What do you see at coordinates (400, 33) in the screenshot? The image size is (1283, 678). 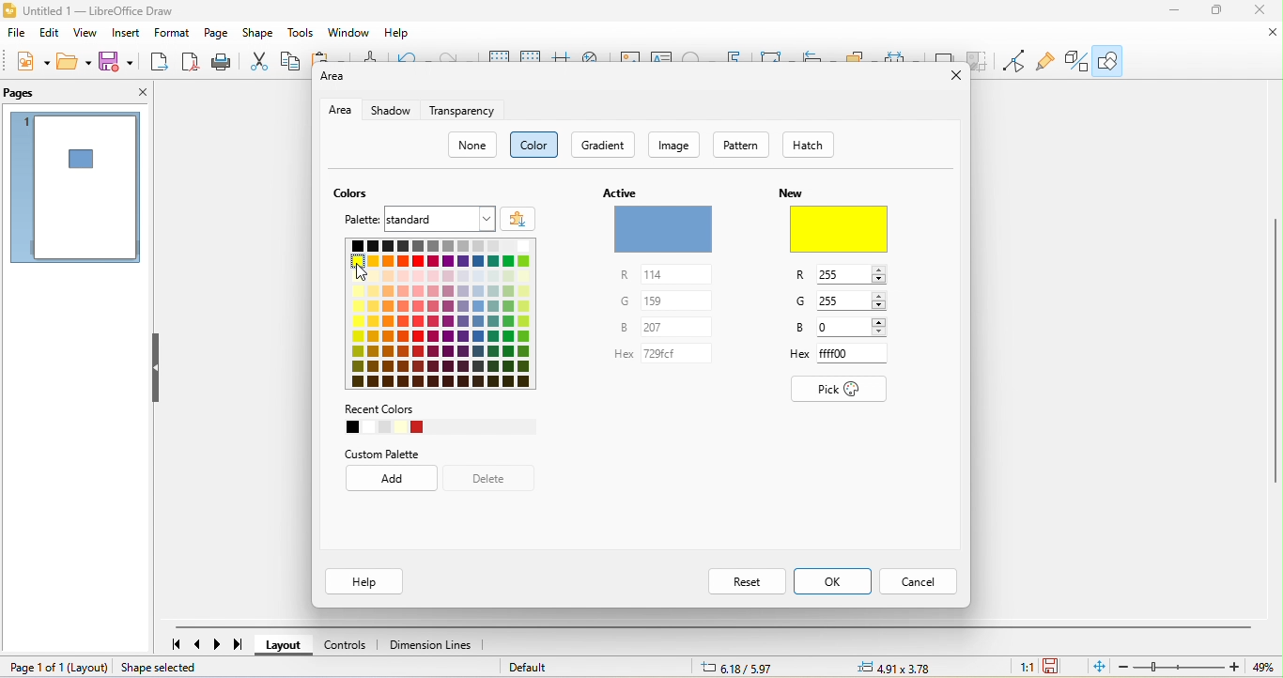 I see `help` at bounding box center [400, 33].